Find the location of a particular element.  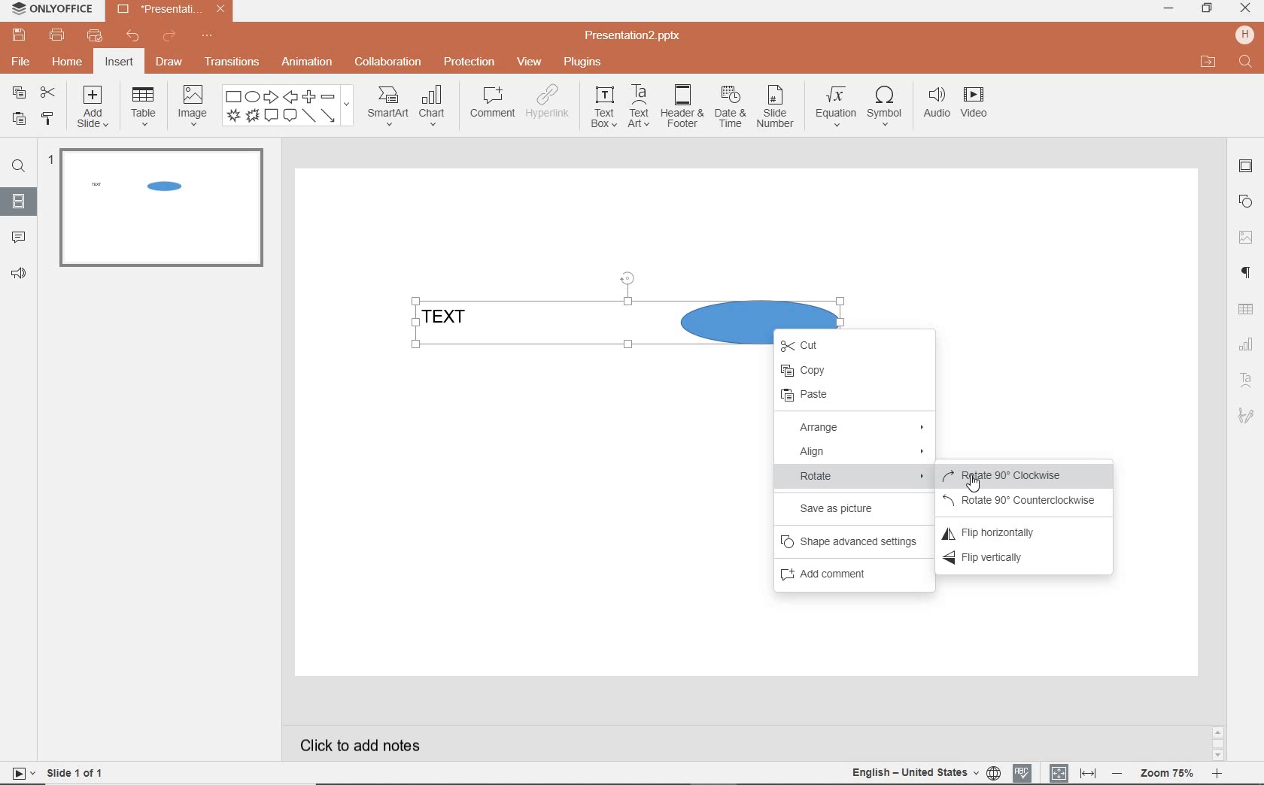

OPEN FILE LOCATION is located at coordinates (1206, 59).